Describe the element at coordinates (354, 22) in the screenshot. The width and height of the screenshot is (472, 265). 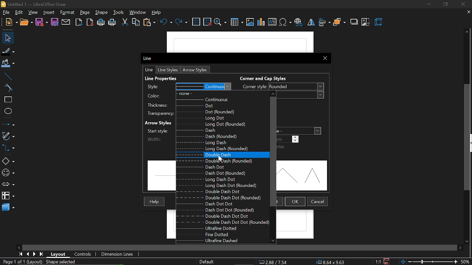
I see `shadow` at that location.